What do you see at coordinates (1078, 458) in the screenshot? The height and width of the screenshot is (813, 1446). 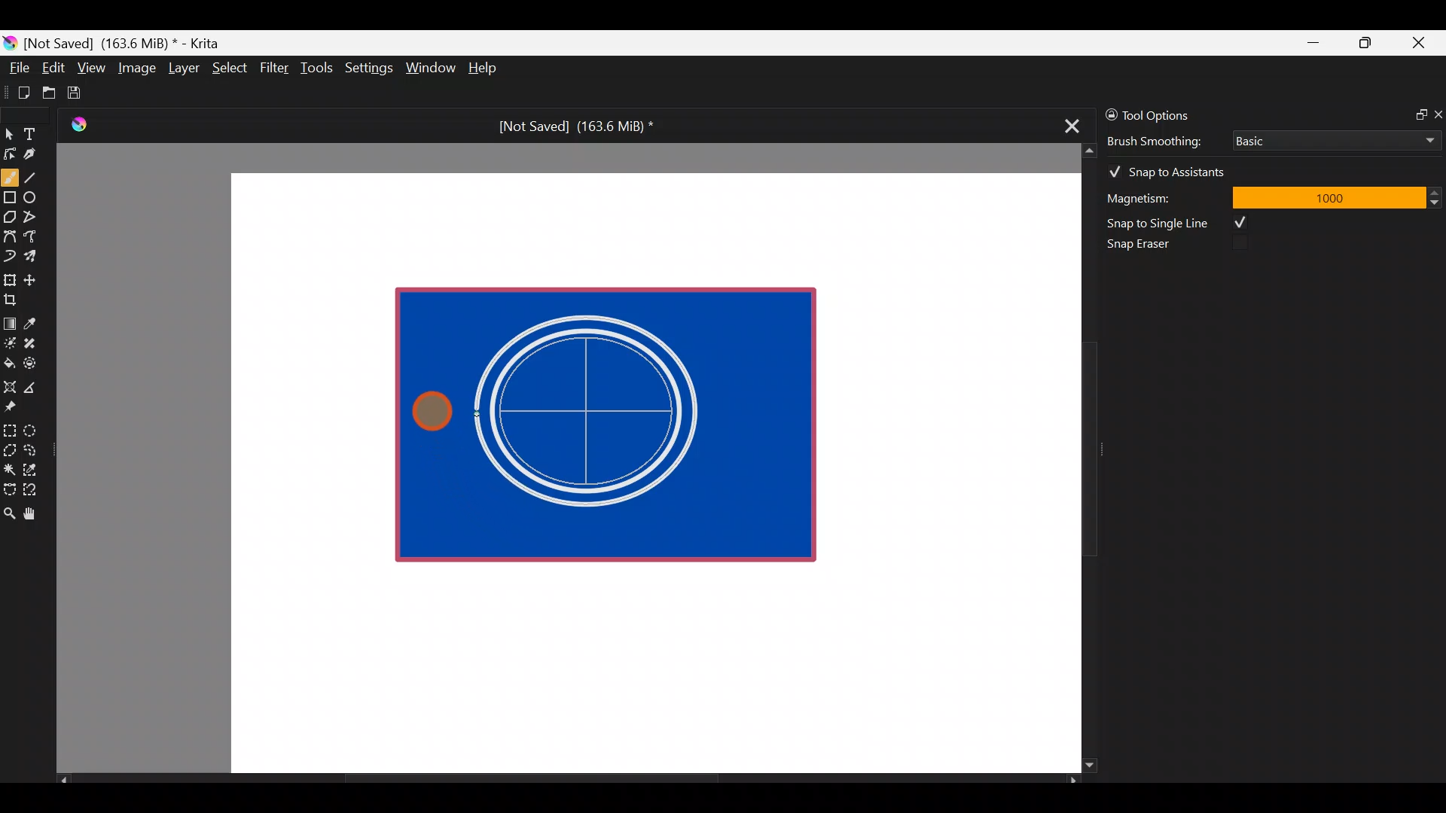 I see `Scroll bar` at bounding box center [1078, 458].